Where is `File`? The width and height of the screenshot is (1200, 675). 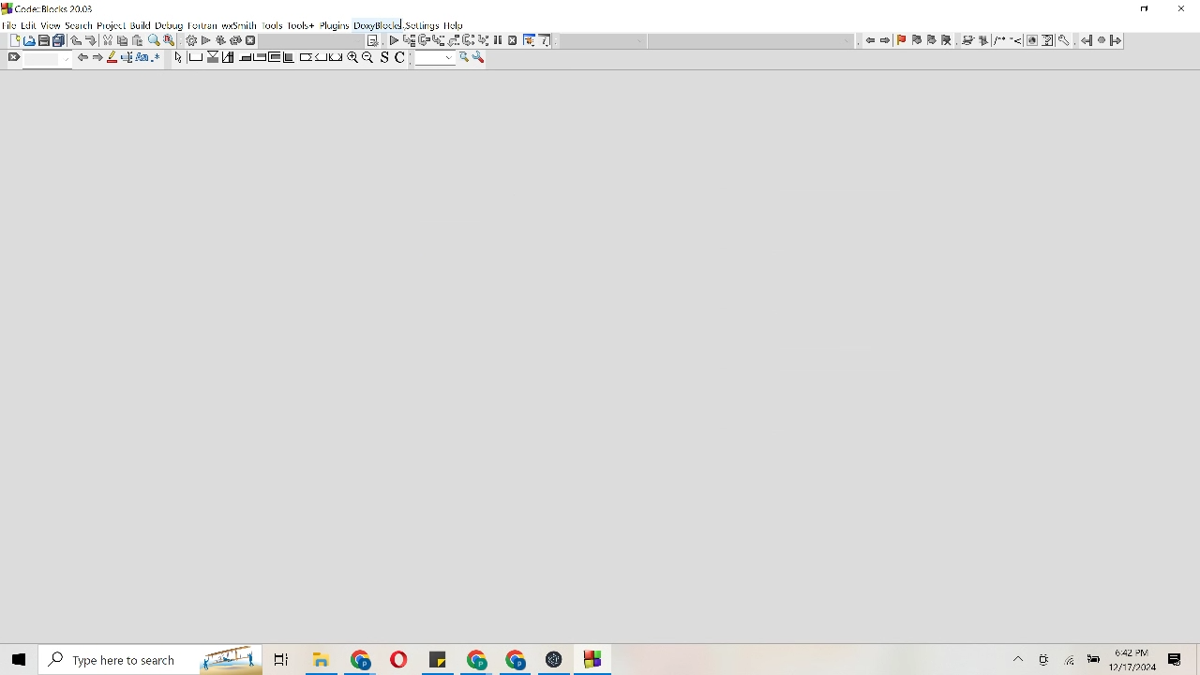
File is located at coordinates (438, 659).